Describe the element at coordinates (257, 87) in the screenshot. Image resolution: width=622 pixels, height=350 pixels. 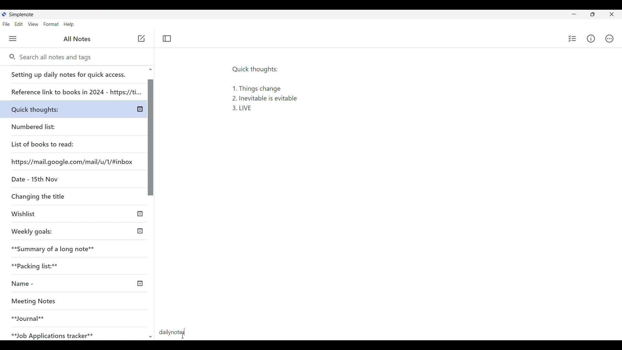
I see `Quick thoughts:

1. Things change

2. Inevitable is evitable
3. LIVE` at that location.